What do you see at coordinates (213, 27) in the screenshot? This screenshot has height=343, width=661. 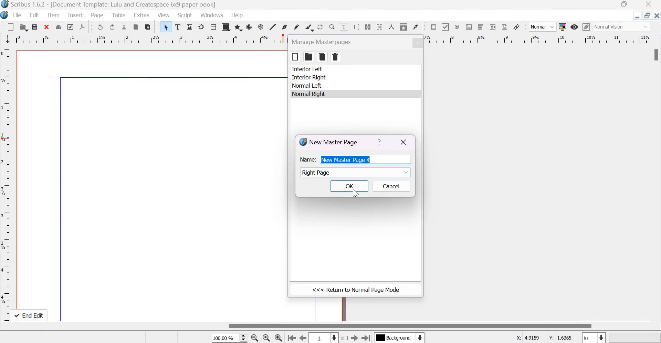 I see `Table` at bounding box center [213, 27].